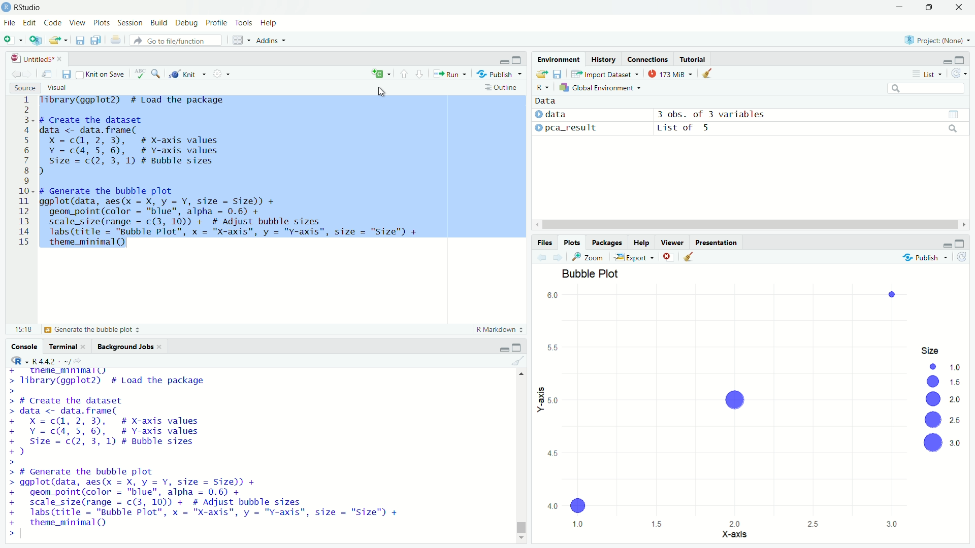  Describe the element at coordinates (927, 8) in the screenshot. I see `maximize` at that location.